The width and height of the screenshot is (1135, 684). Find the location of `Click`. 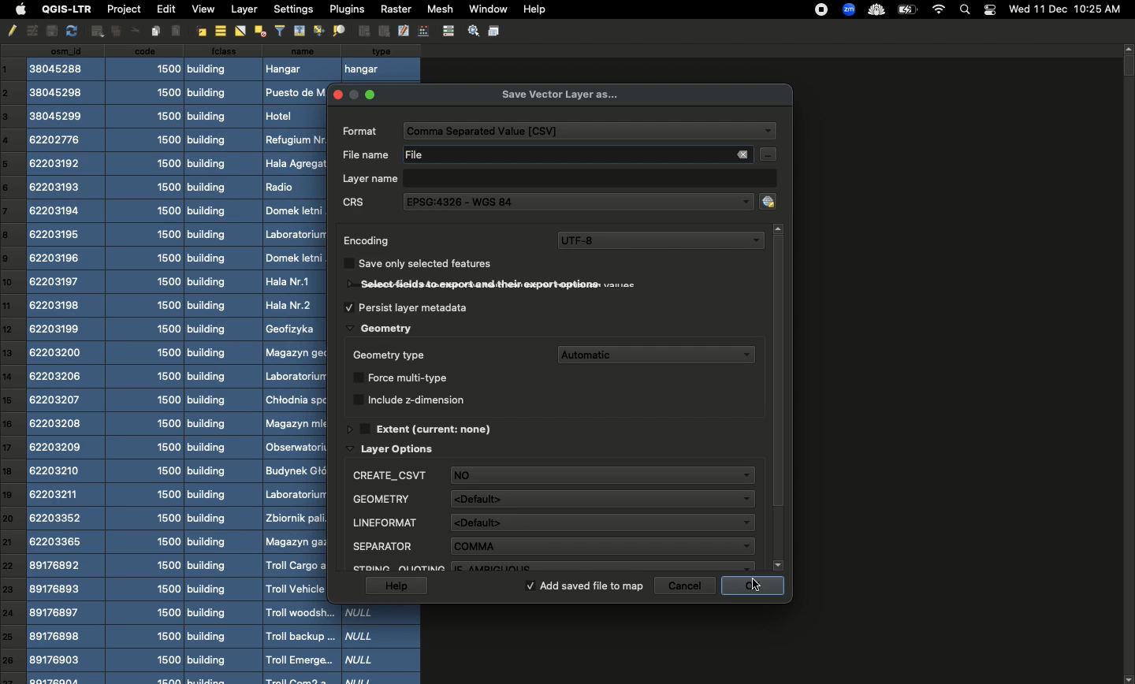

Click is located at coordinates (757, 585).